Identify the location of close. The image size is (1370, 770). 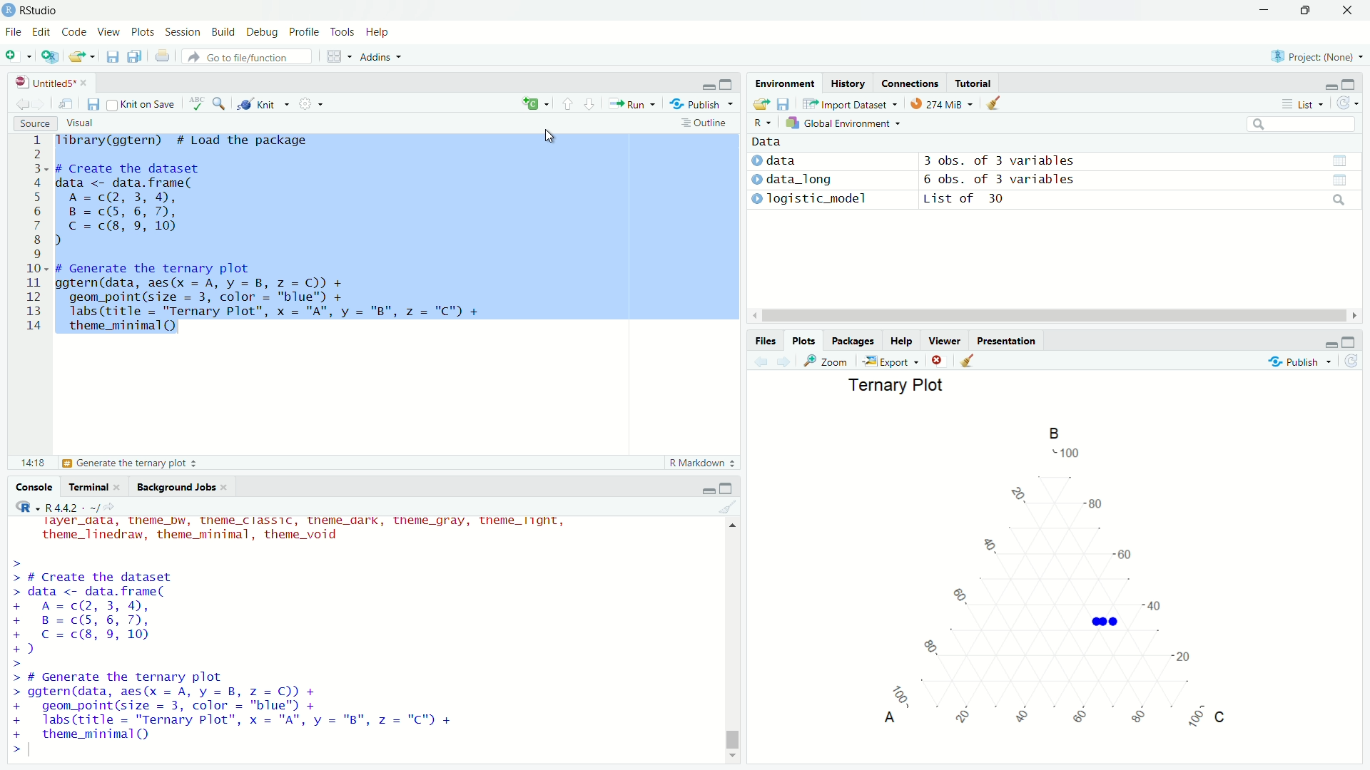
(1348, 12).